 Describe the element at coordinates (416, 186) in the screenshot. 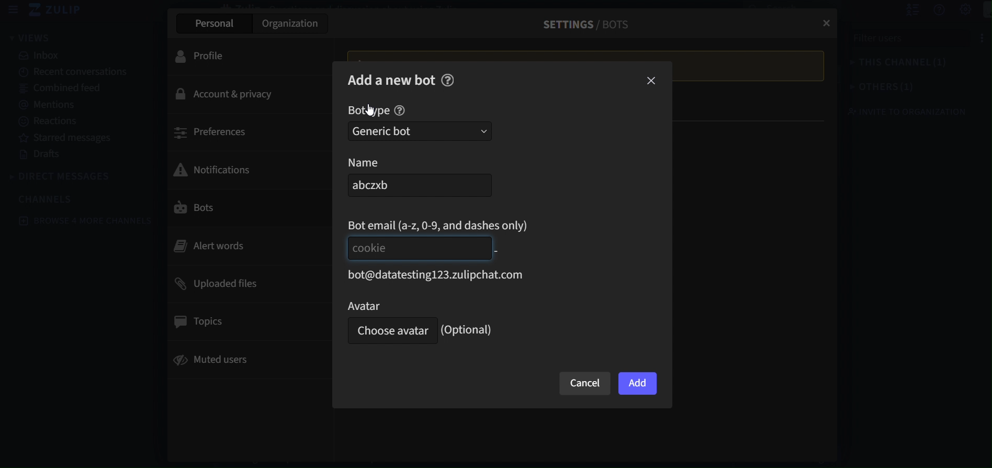

I see `abczxb` at that location.